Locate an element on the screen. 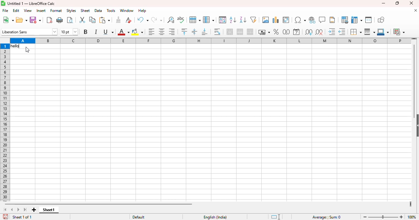  split window is located at coordinates (369, 20).